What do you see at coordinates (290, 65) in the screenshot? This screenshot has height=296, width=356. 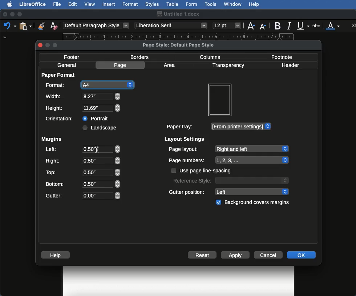 I see `Header` at bounding box center [290, 65].